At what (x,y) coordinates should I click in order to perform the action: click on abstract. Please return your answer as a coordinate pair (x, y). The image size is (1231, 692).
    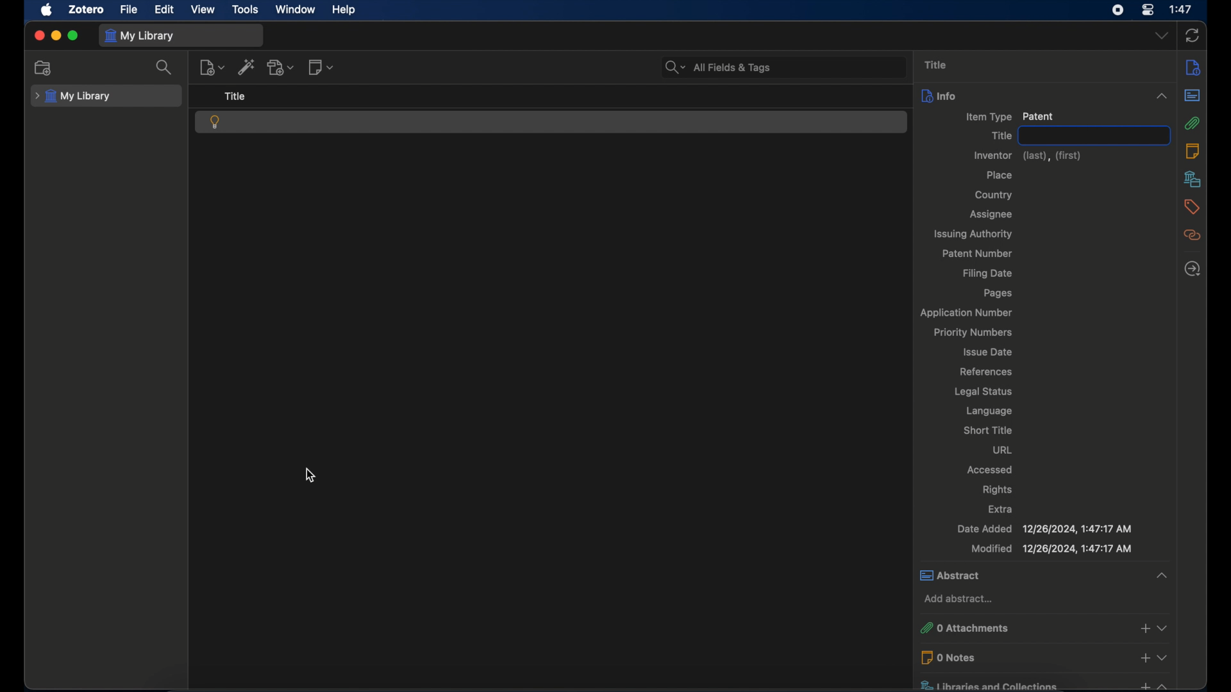
    Looking at the image, I should click on (1021, 576).